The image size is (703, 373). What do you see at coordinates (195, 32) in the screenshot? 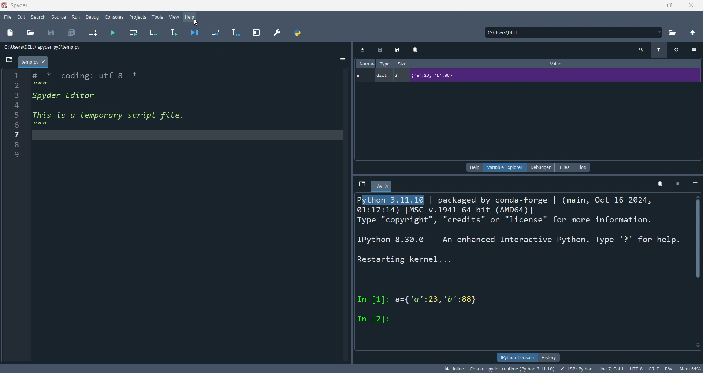
I see `debug file` at bounding box center [195, 32].